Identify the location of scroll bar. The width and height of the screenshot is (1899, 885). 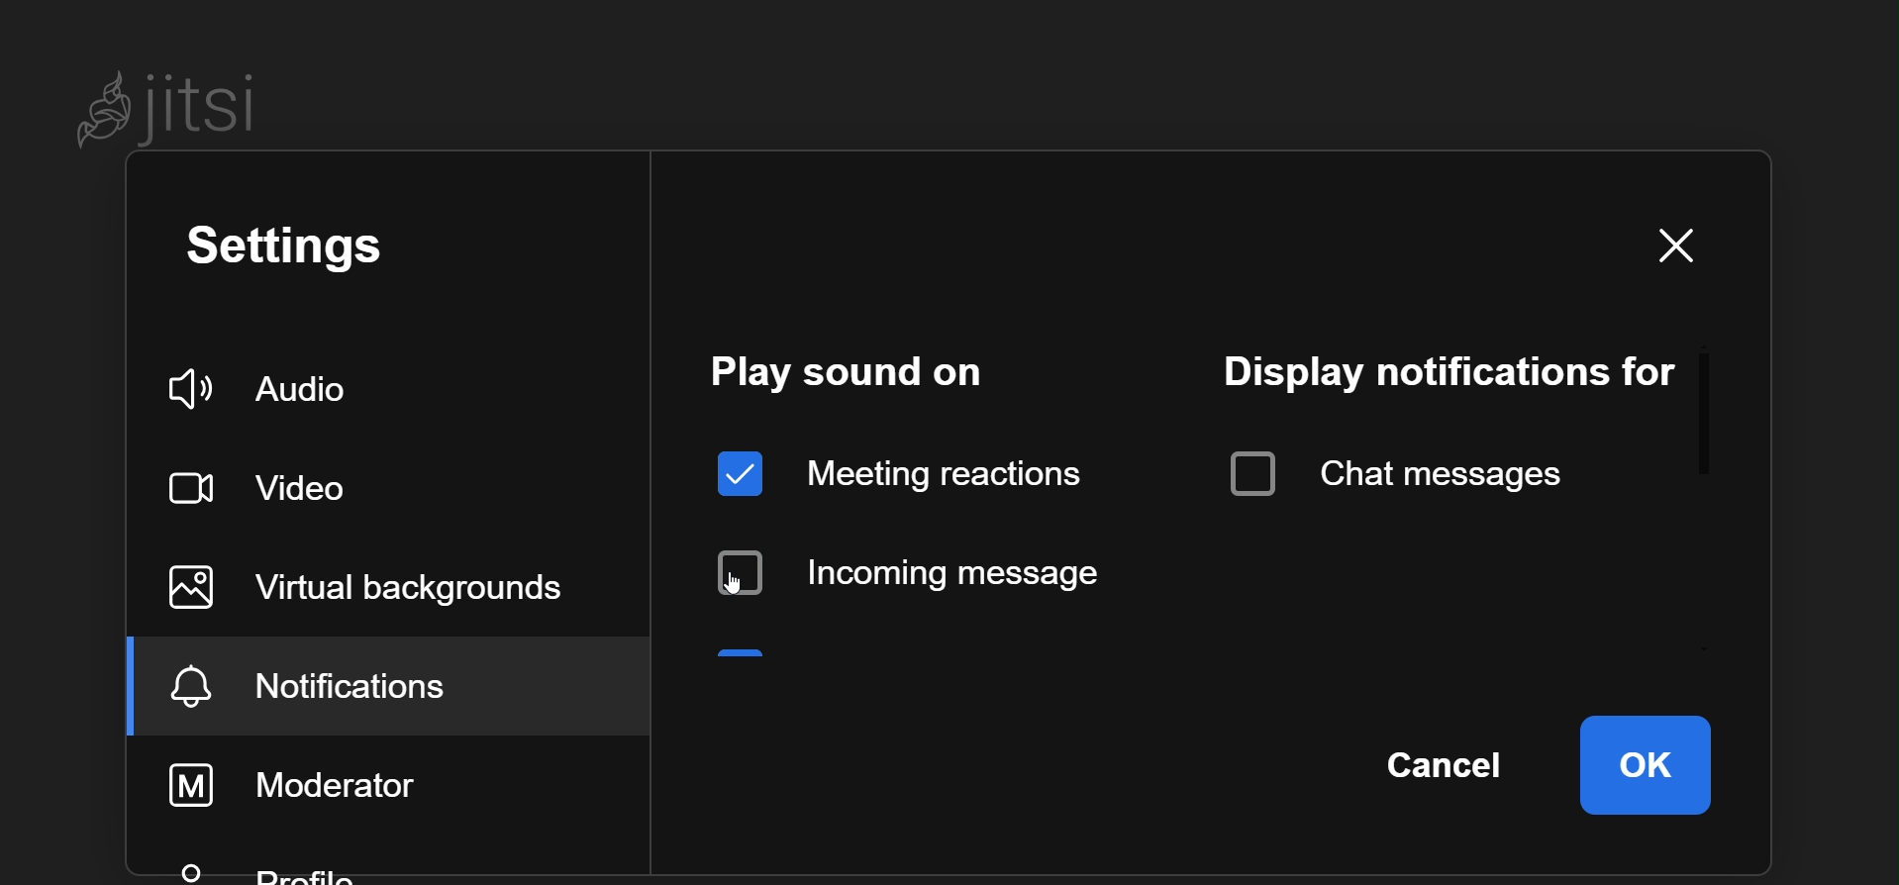
(1710, 407).